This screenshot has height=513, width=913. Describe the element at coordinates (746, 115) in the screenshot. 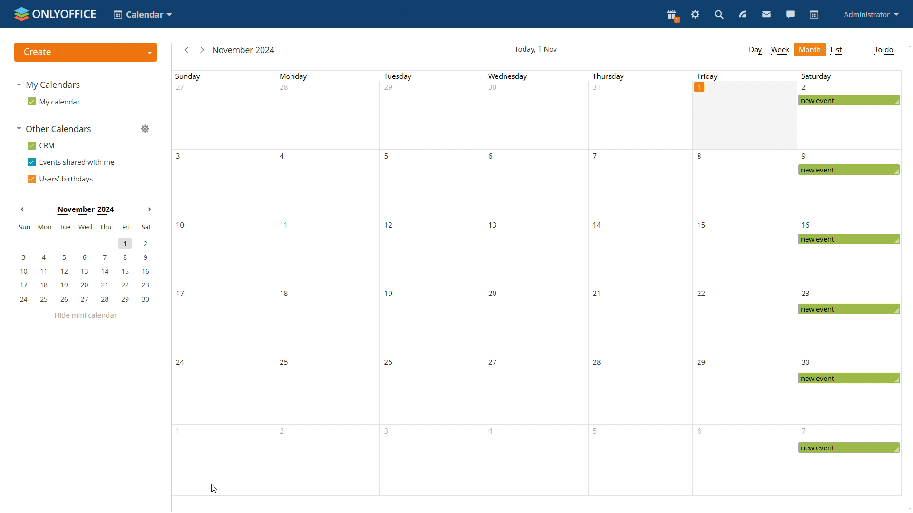

I see `Current date: Friday` at that location.